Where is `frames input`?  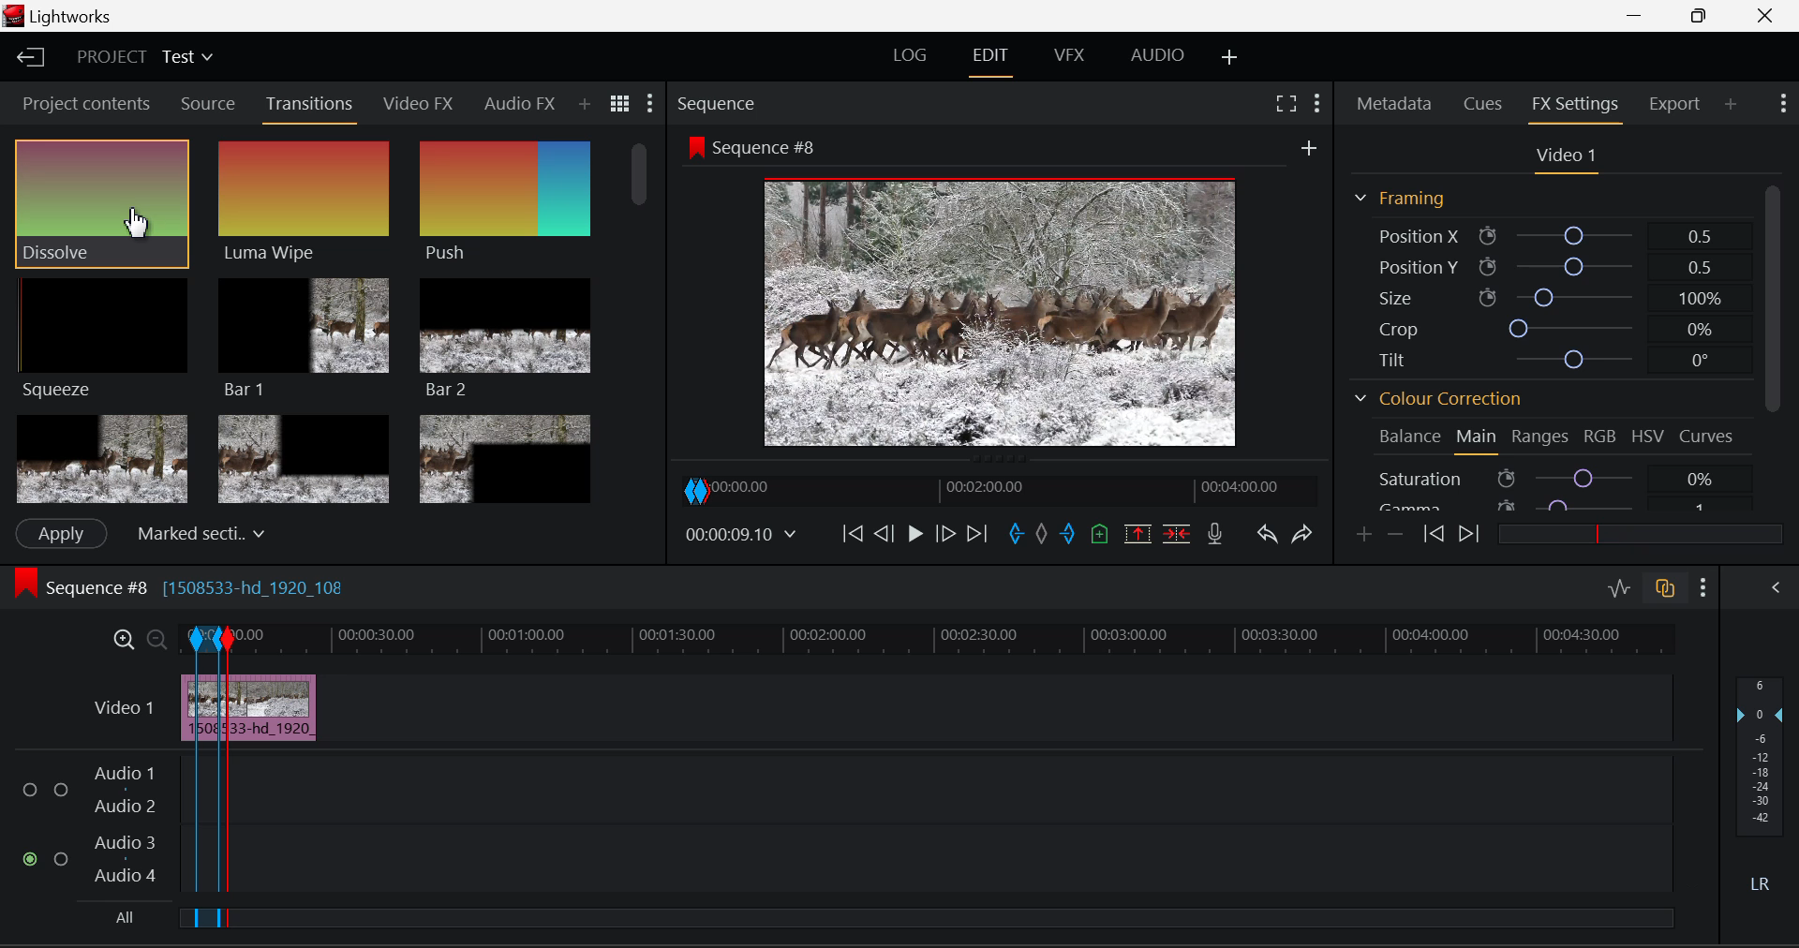 frames input is located at coordinates (379, 532).